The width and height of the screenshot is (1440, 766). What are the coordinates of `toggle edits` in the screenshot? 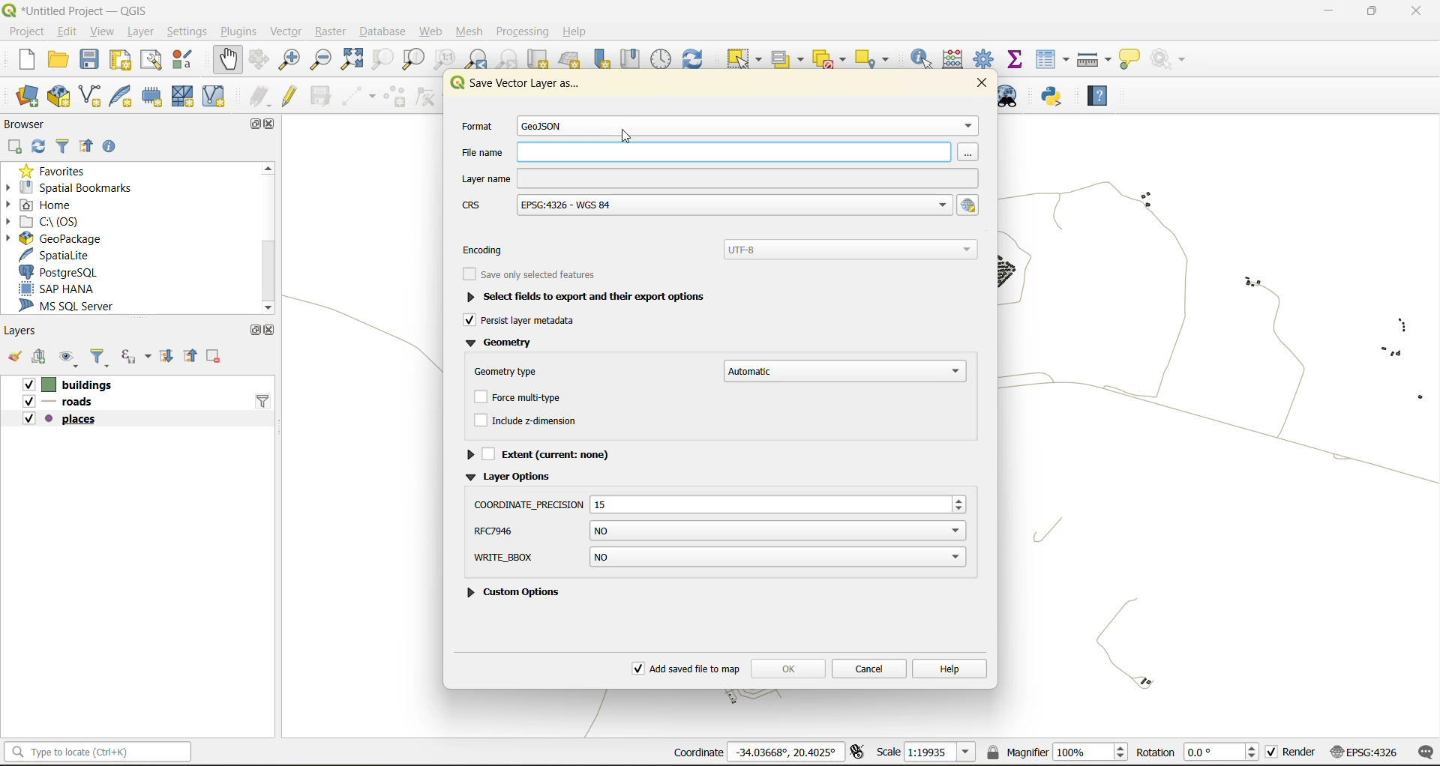 It's located at (294, 94).